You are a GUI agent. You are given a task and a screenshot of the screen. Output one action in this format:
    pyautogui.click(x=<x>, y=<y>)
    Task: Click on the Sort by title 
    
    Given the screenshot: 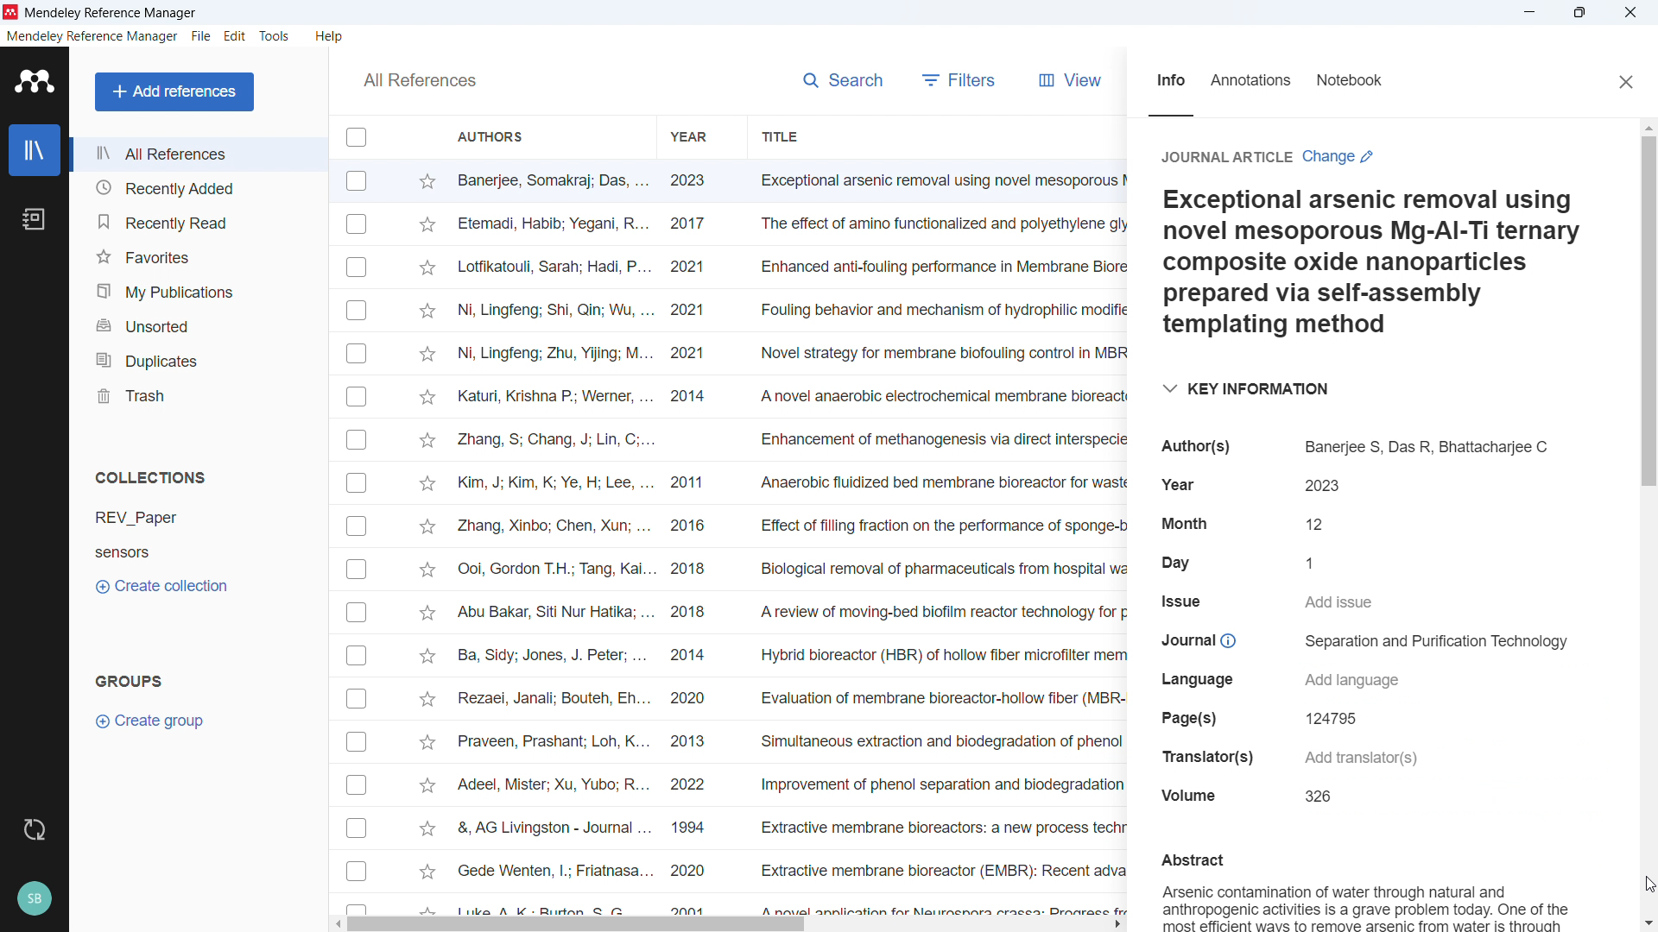 What is the action you would take?
    pyautogui.click(x=782, y=136)
    